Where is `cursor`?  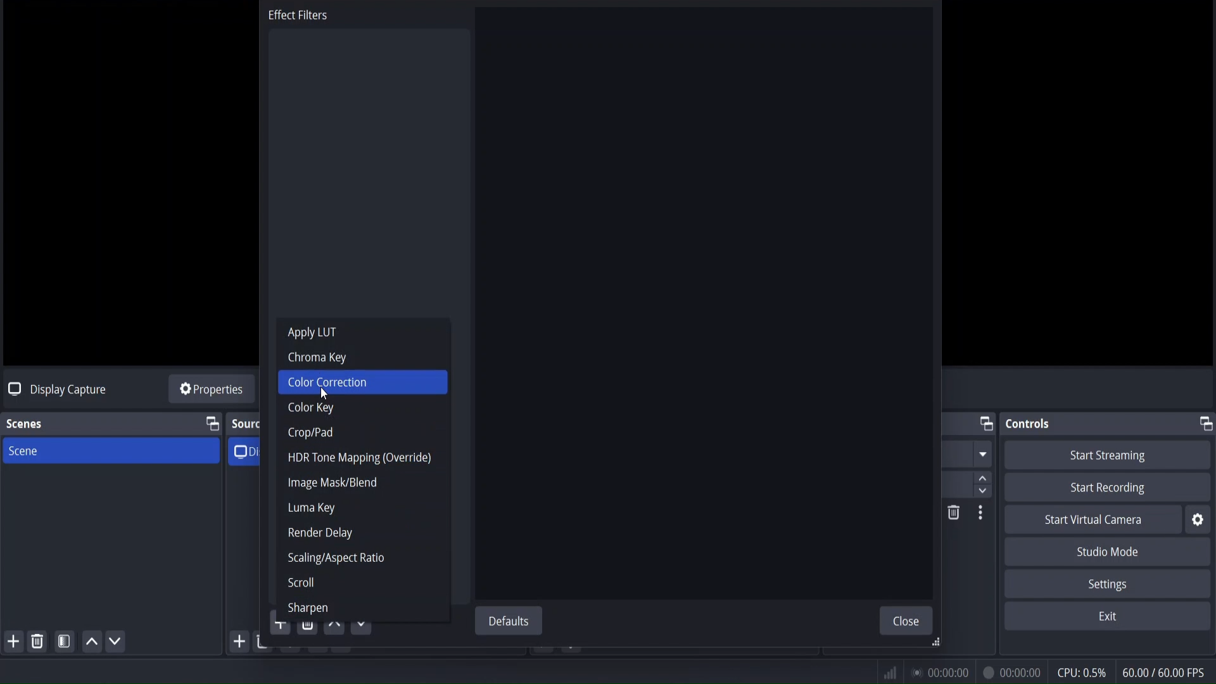
cursor is located at coordinates (322, 395).